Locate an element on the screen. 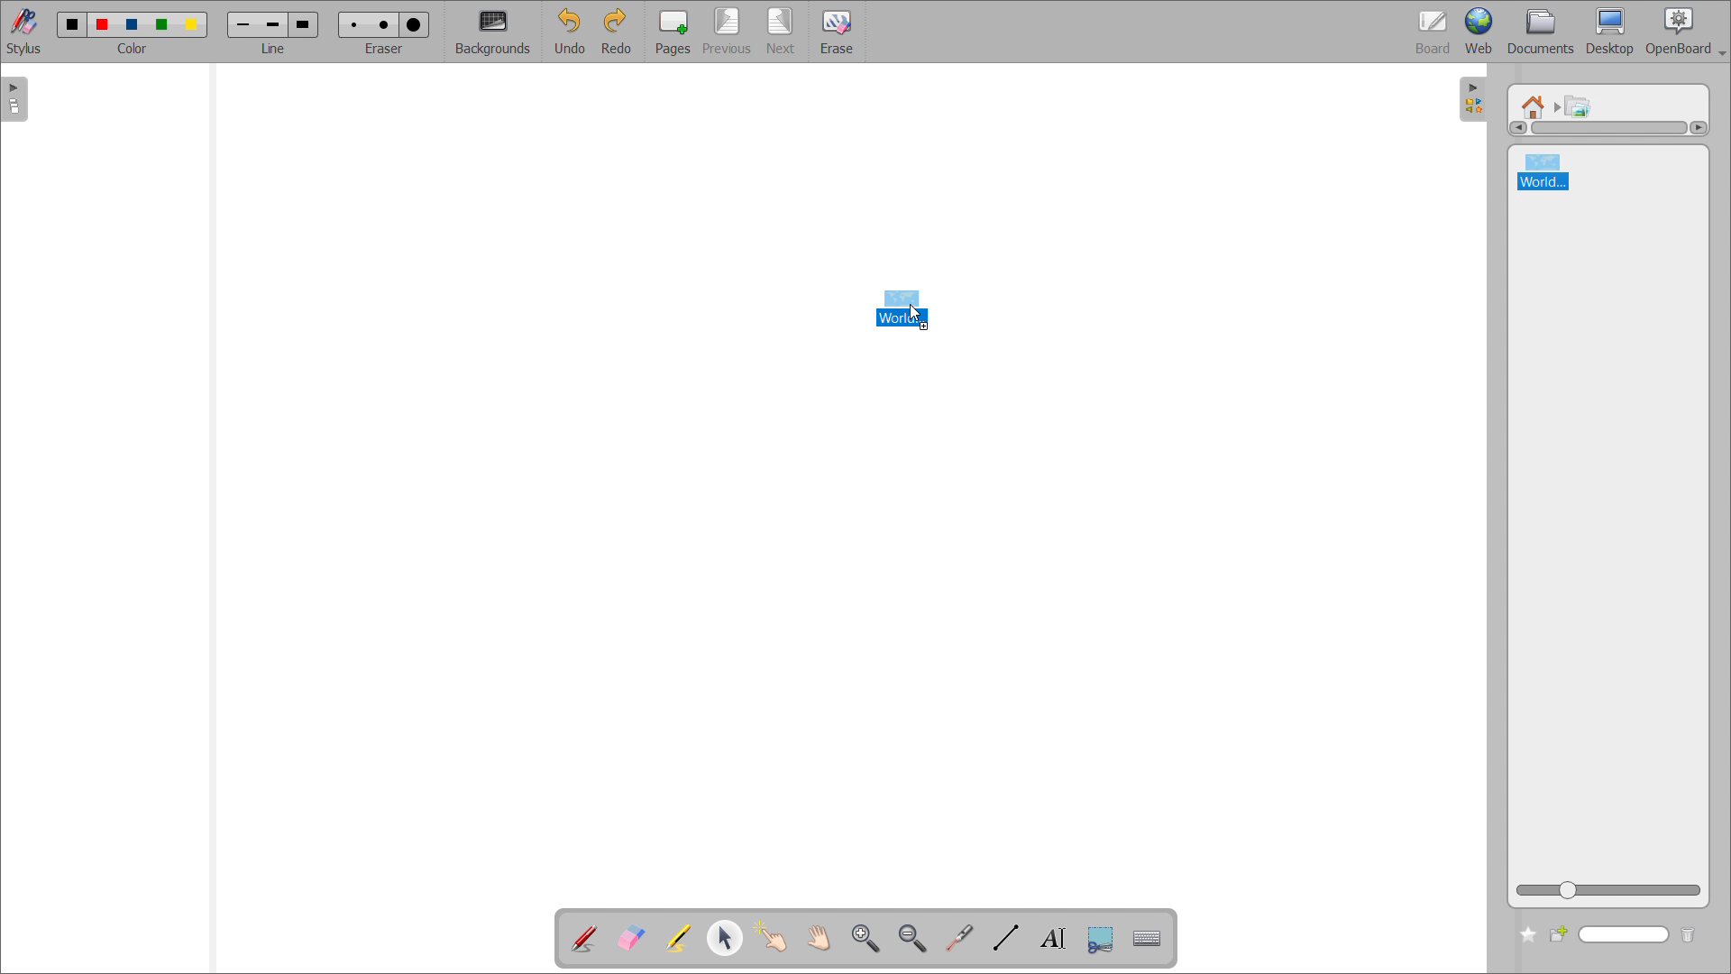 This screenshot has height=974, width=1731. desktop is located at coordinates (1610, 32).